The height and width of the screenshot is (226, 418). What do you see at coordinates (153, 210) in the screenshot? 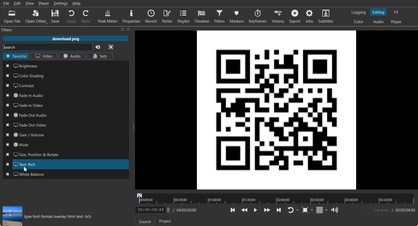
I see `adjust Time ` at bounding box center [153, 210].